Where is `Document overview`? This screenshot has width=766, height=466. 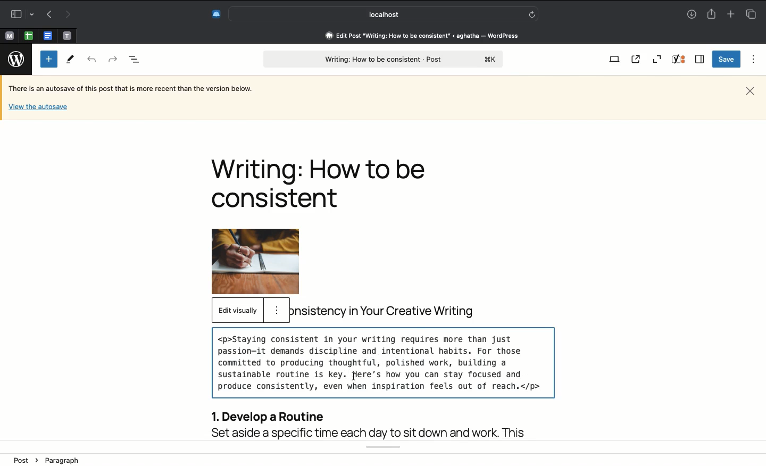 Document overview is located at coordinates (135, 60).